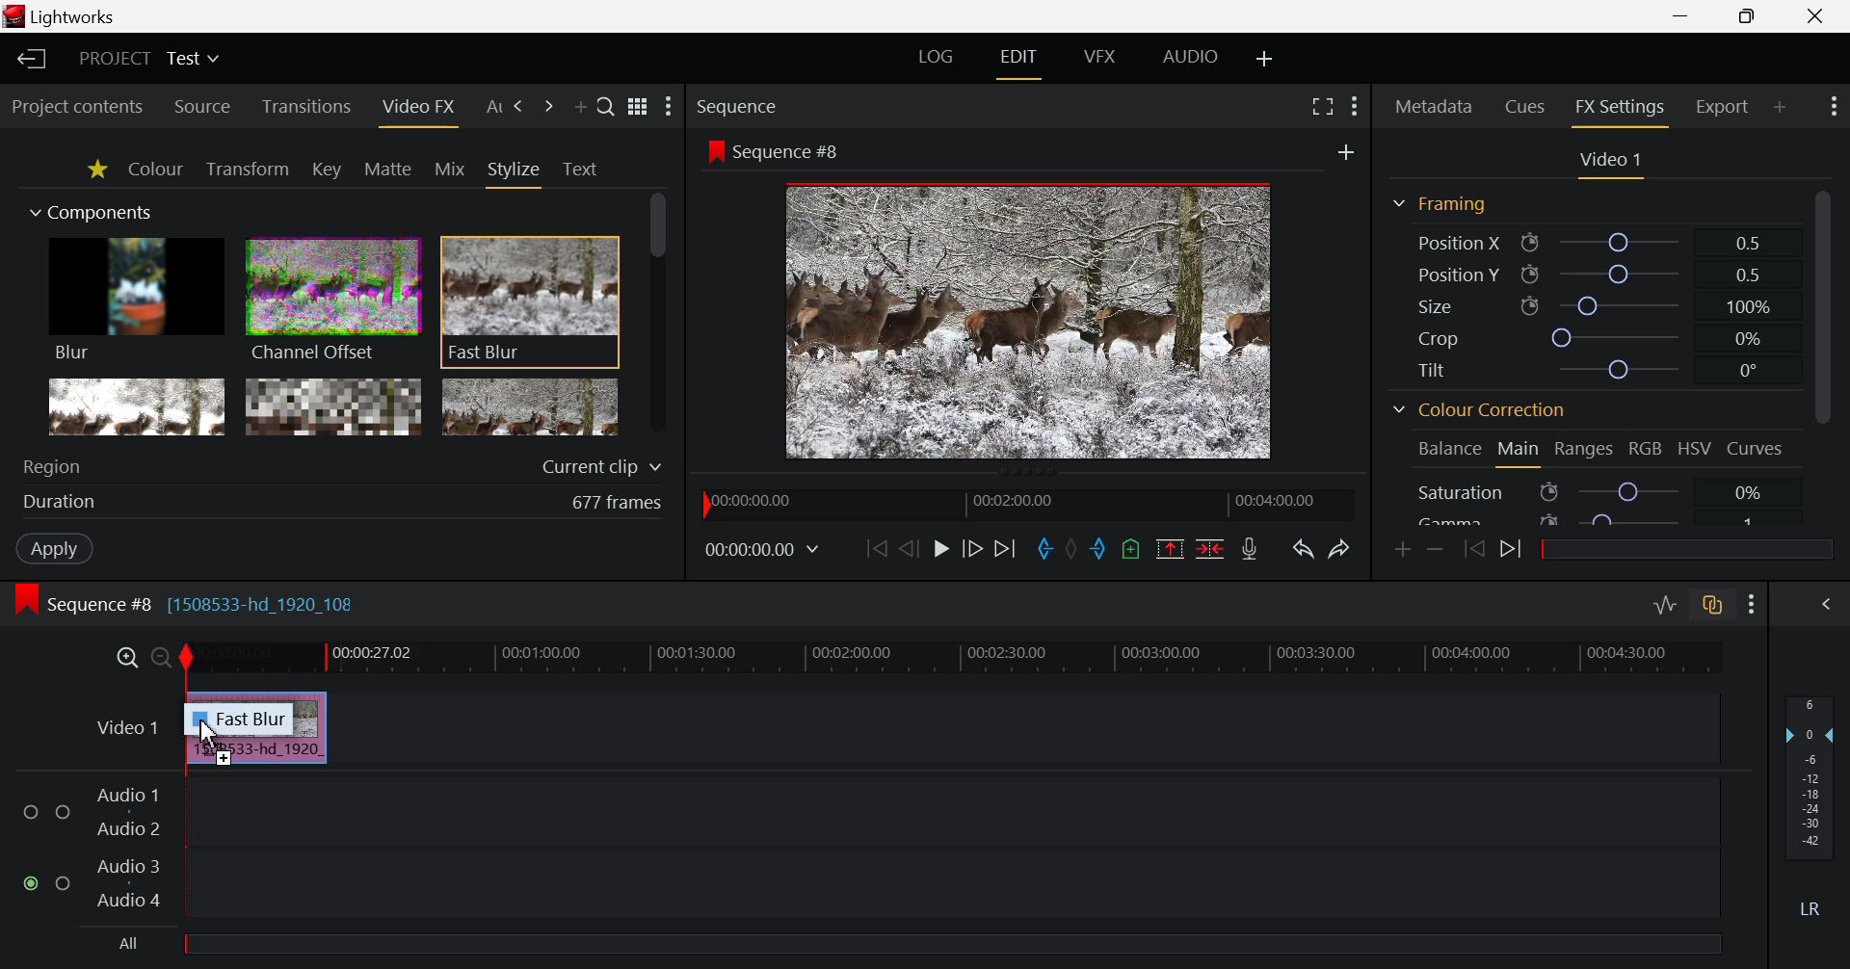 The image size is (1850, 969). What do you see at coordinates (1827, 356) in the screenshot?
I see `Scroll Bar` at bounding box center [1827, 356].